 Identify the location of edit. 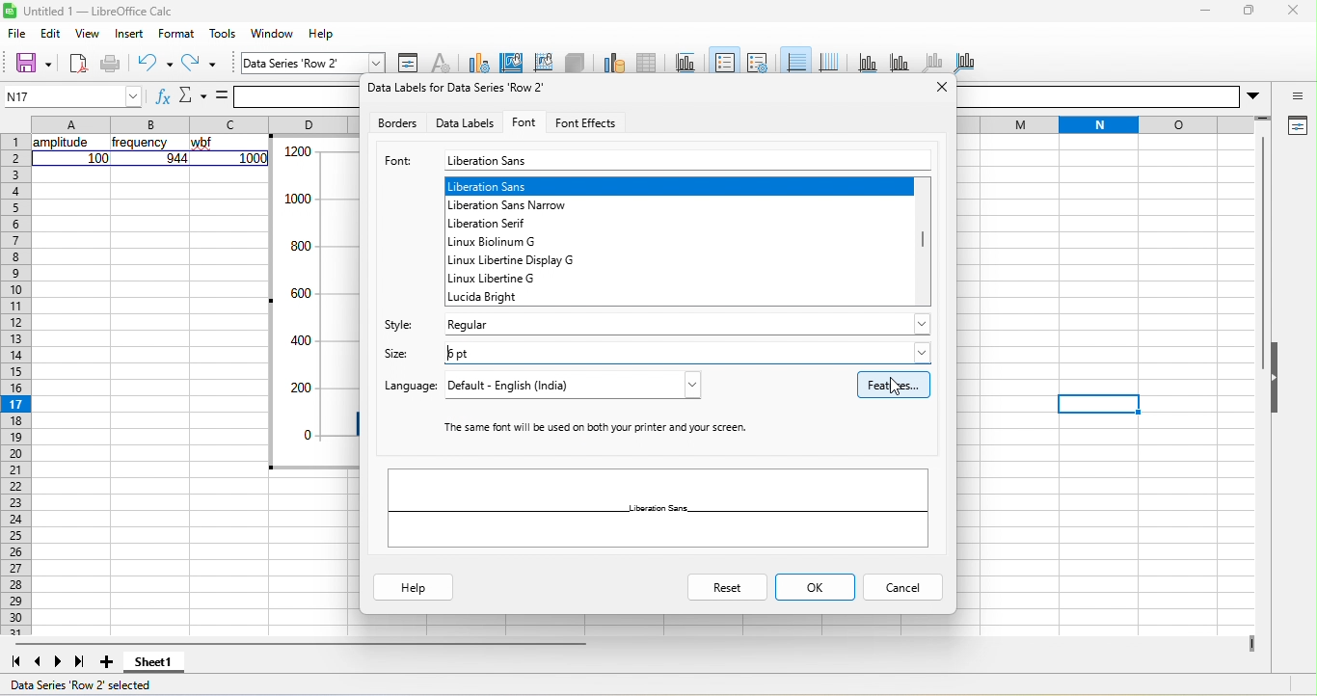
(51, 35).